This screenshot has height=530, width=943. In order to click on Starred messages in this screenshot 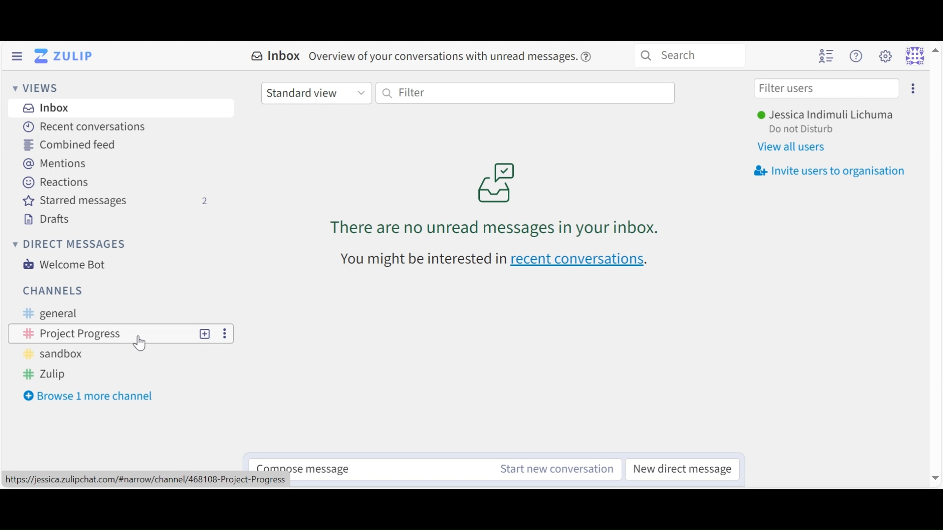, I will do `click(114, 203)`.